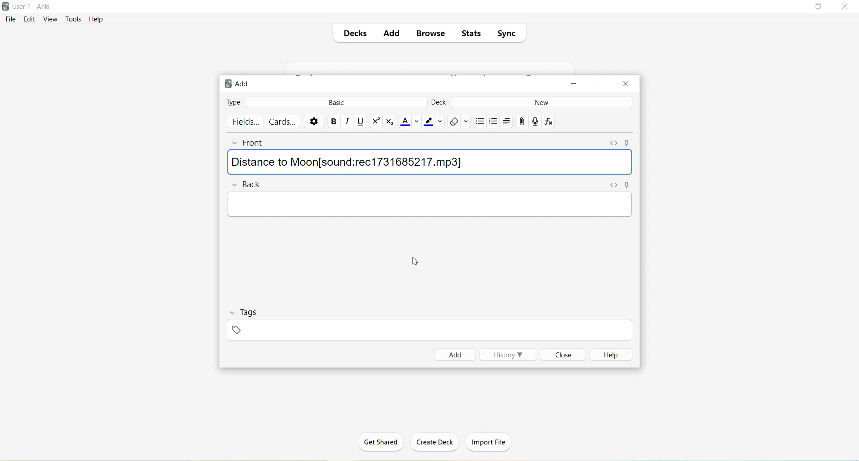 The image size is (859, 461). Describe the element at coordinates (390, 34) in the screenshot. I see `Add` at that location.